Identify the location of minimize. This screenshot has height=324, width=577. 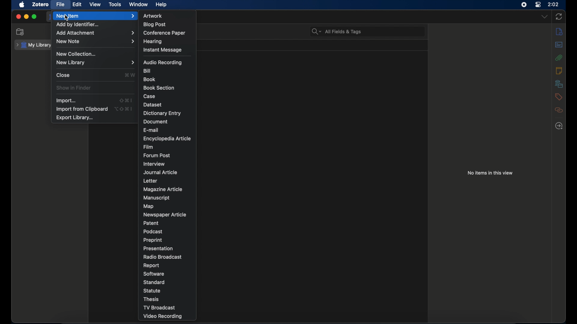
(27, 16).